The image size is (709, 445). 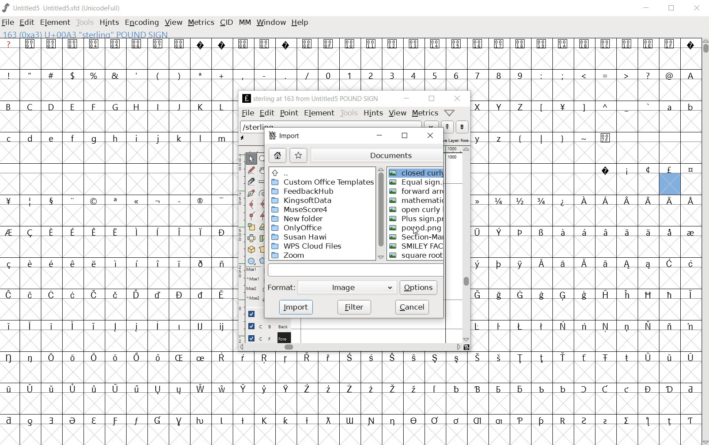 I want to click on SCROLLBAR, so click(x=705, y=241).